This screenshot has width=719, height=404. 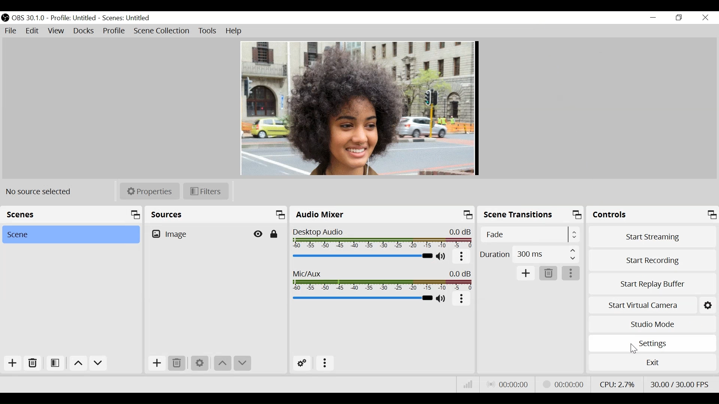 I want to click on Settings, so click(x=707, y=304).